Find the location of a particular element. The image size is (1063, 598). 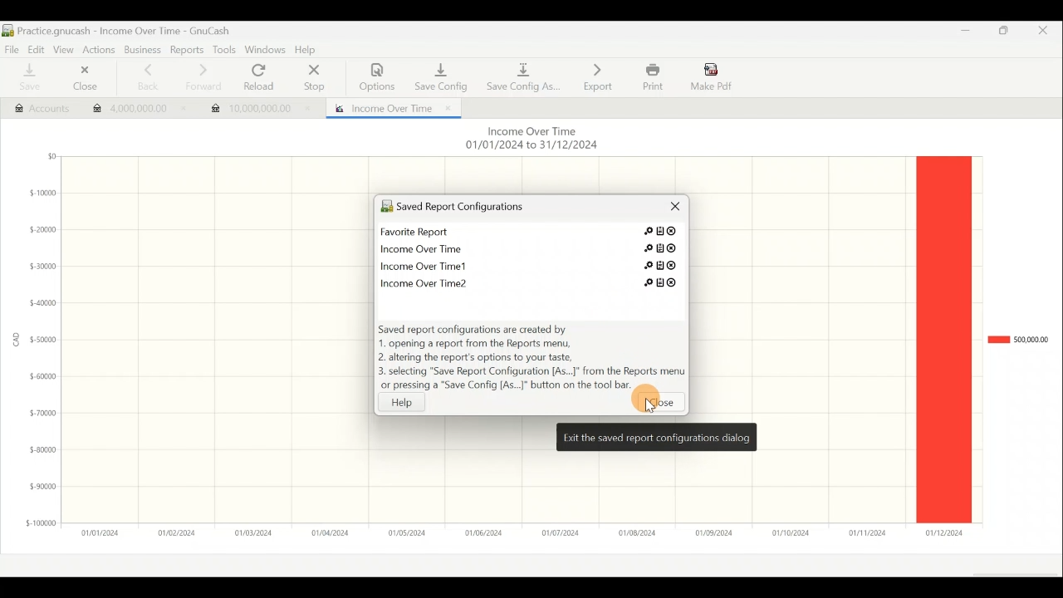

Stop is located at coordinates (312, 79).